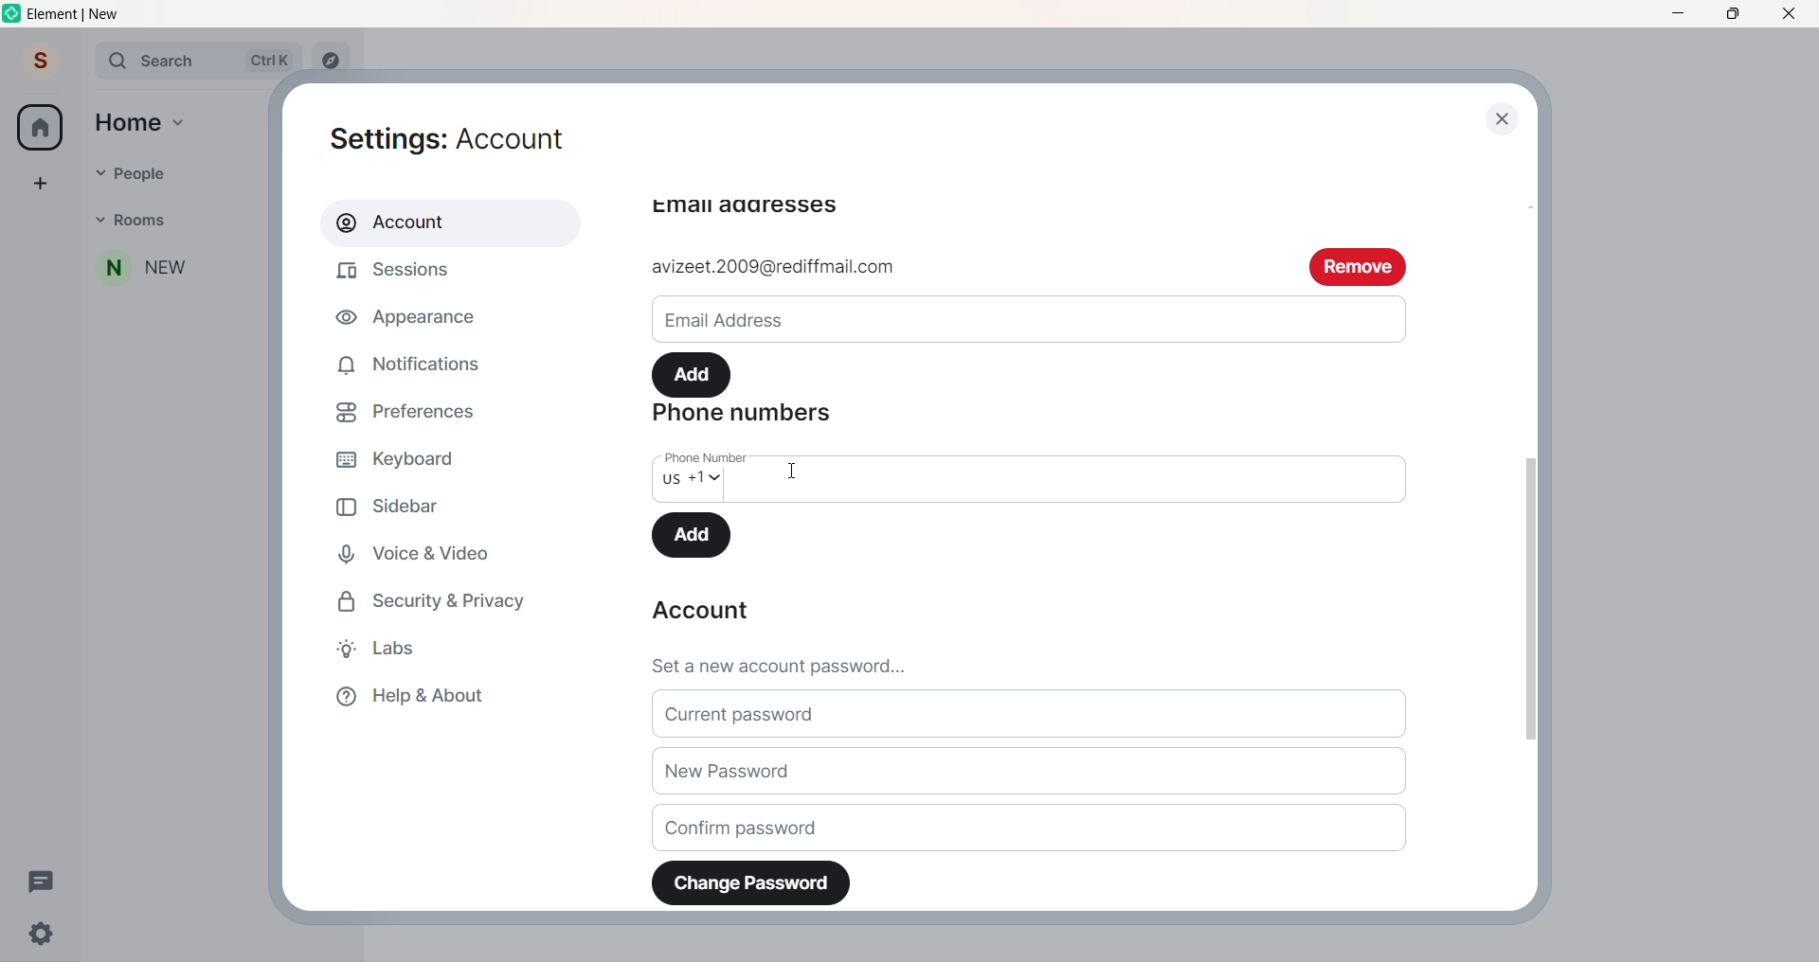  What do you see at coordinates (425, 696) in the screenshot?
I see `Help & About` at bounding box center [425, 696].